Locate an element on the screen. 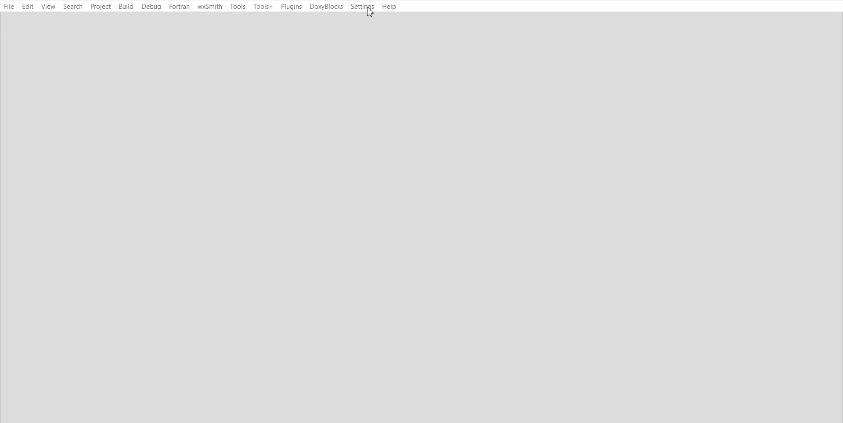 The height and width of the screenshot is (423, 843). View is located at coordinates (48, 7).